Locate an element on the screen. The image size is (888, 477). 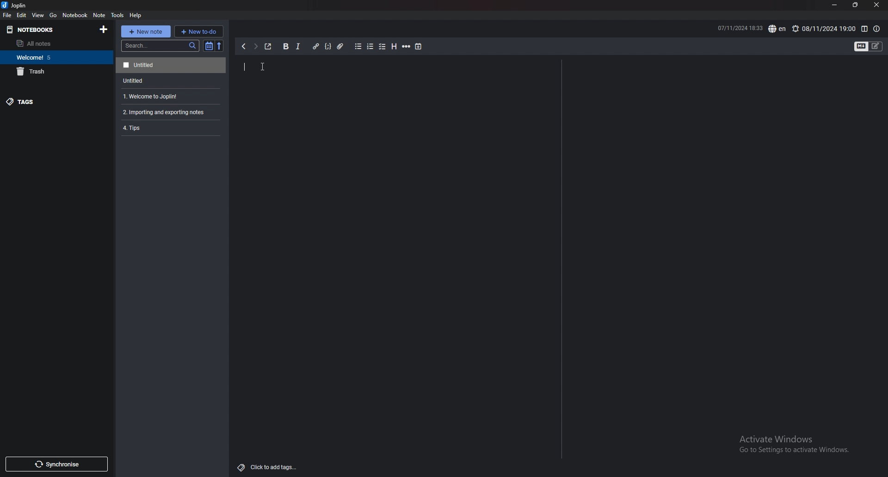
joplin is located at coordinates (16, 5).